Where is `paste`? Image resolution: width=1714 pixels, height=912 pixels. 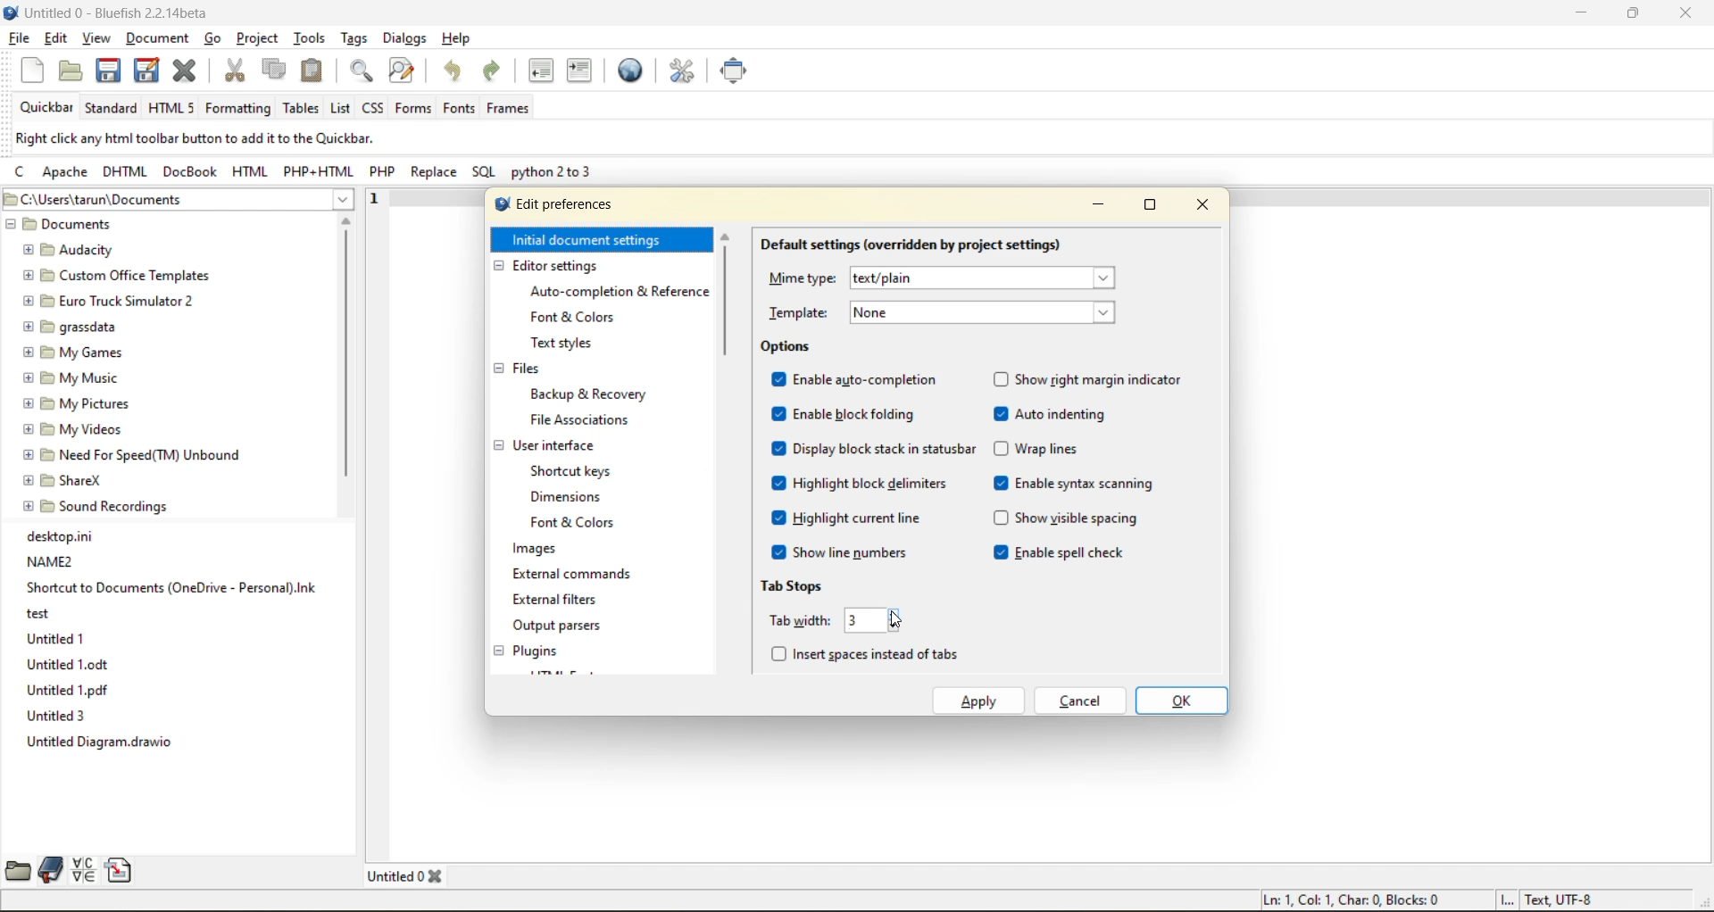
paste is located at coordinates (314, 70).